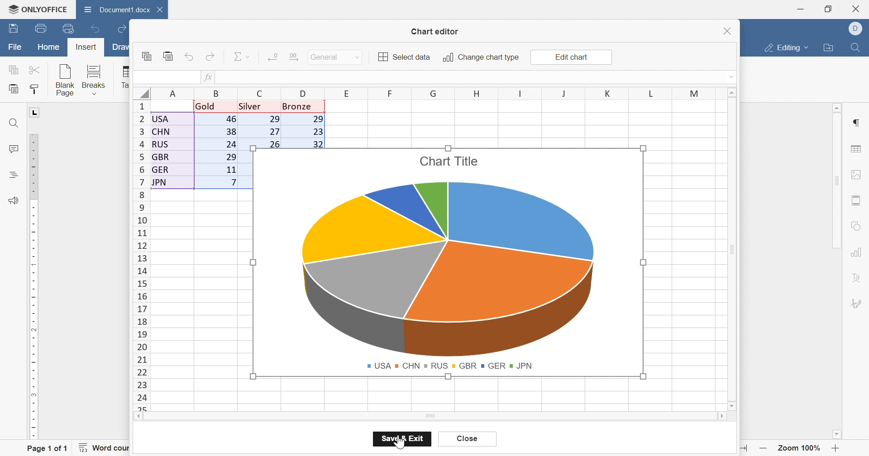  What do you see at coordinates (86, 47) in the screenshot?
I see `Insert` at bounding box center [86, 47].